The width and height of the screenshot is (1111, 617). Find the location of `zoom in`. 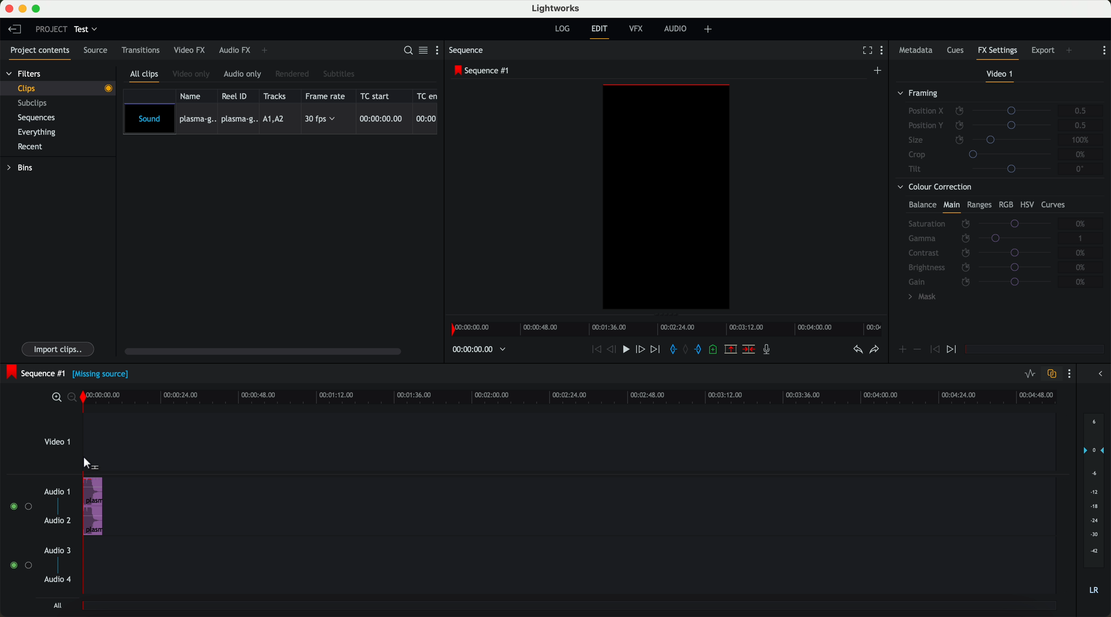

zoom in is located at coordinates (56, 398).